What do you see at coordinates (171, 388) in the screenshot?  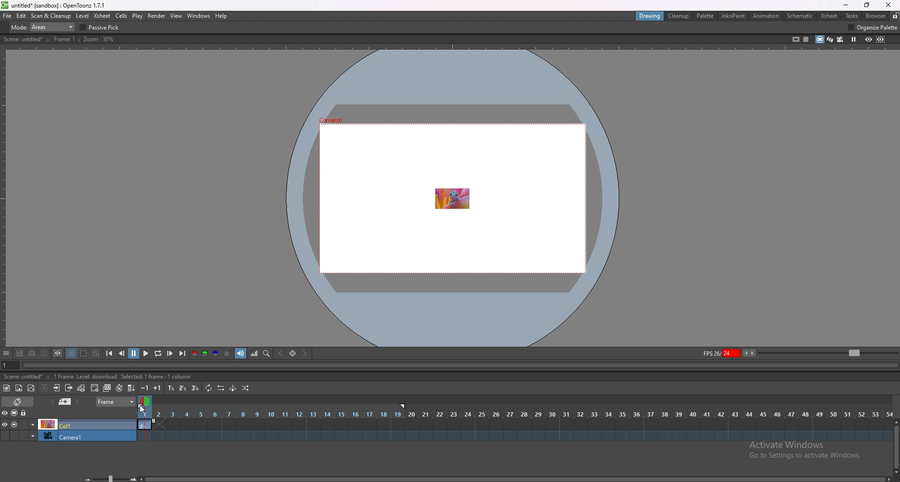 I see `reframe on 1s` at bounding box center [171, 388].